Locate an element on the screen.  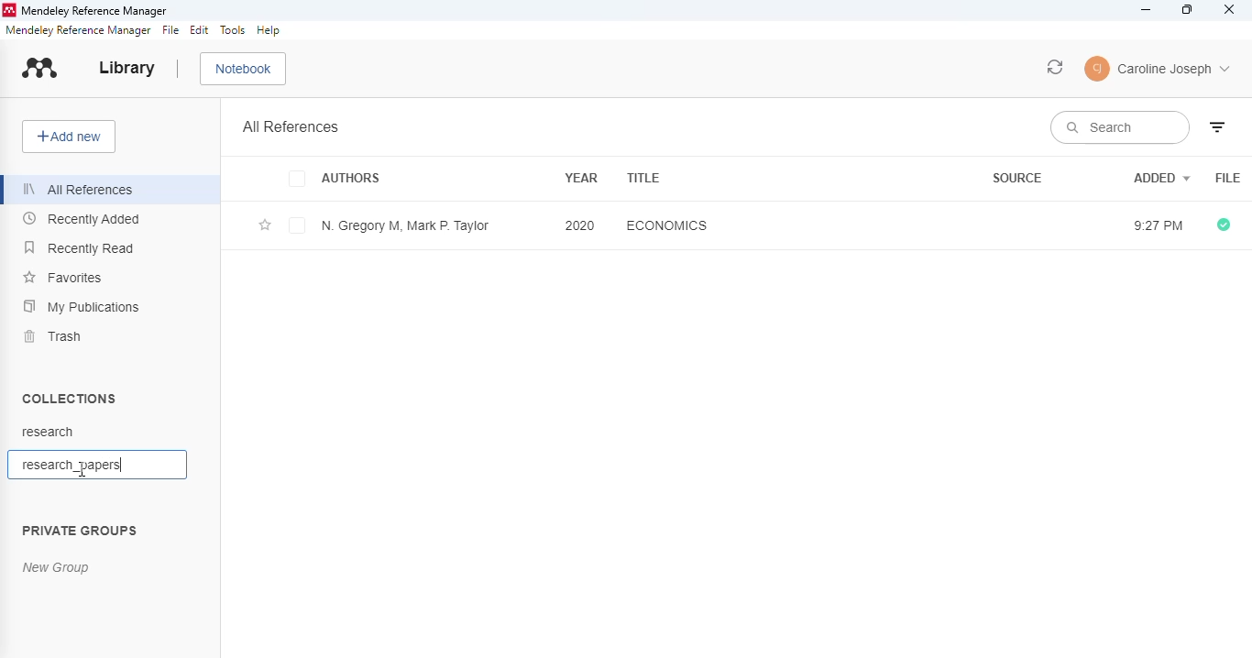
file is located at coordinates (171, 30).